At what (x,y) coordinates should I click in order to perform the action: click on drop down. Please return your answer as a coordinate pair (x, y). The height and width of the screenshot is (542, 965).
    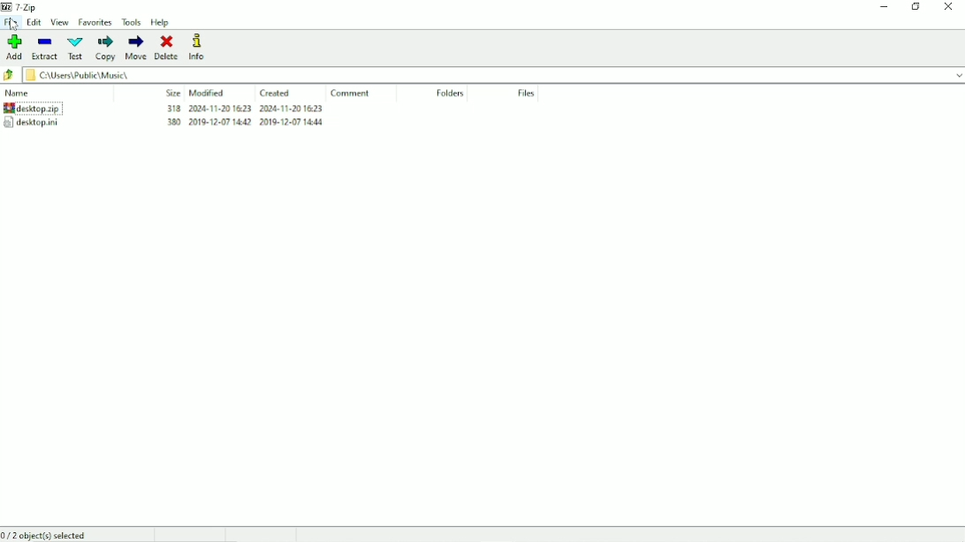
    Looking at the image, I should click on (953, 74).